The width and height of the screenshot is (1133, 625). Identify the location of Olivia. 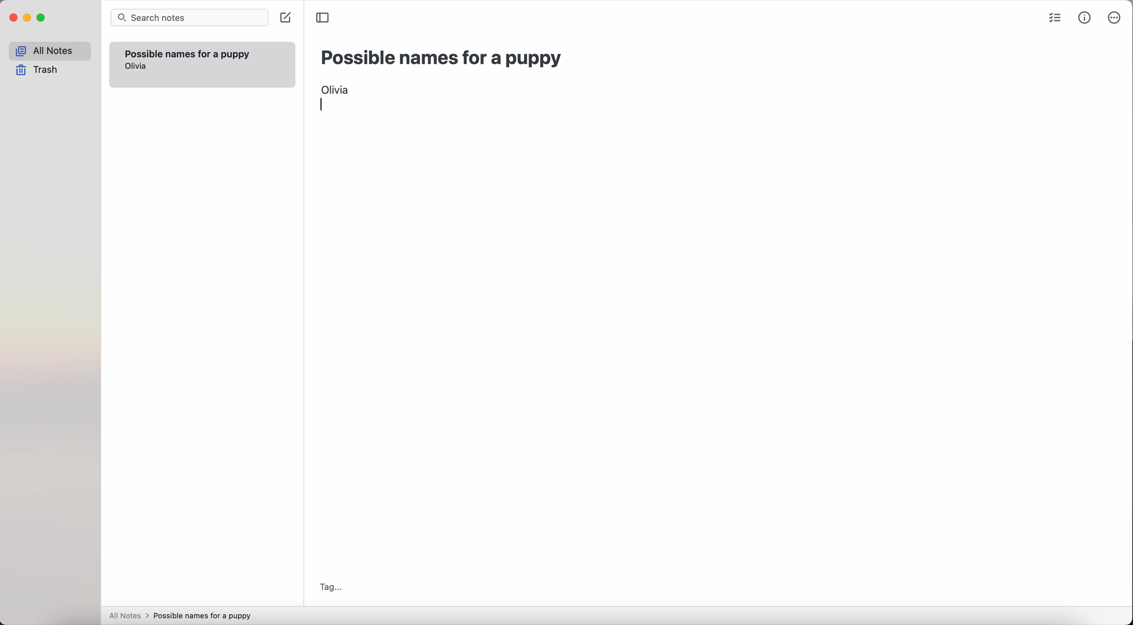
(336, 88).